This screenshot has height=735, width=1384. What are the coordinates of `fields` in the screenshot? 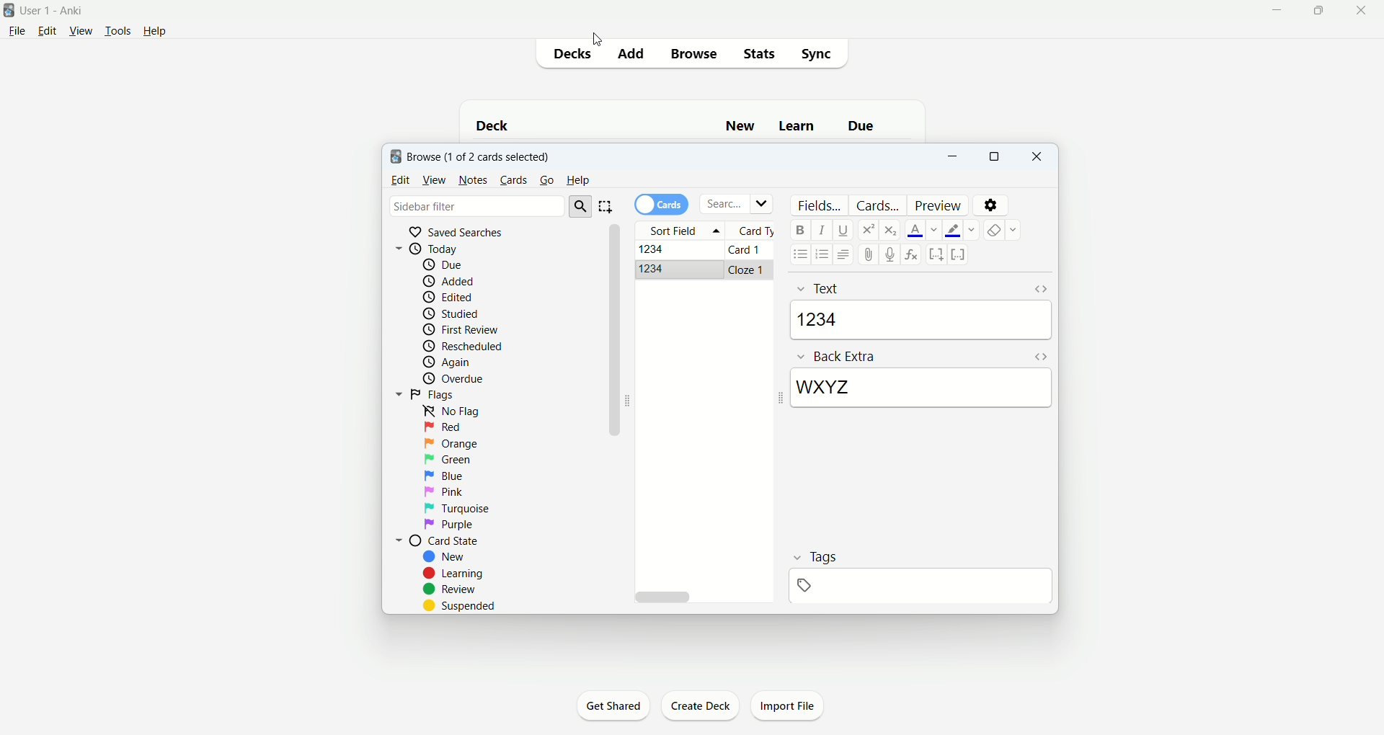 It's located at (819, 205).